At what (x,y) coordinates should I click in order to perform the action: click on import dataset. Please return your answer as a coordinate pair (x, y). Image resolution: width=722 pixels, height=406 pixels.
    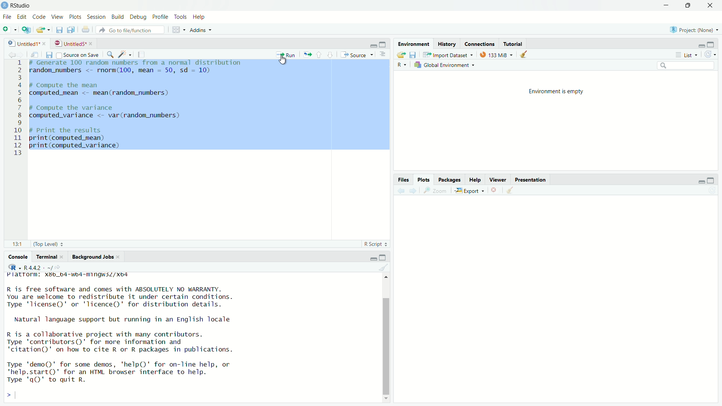
    Looking at the image, I should click on (450, 54).